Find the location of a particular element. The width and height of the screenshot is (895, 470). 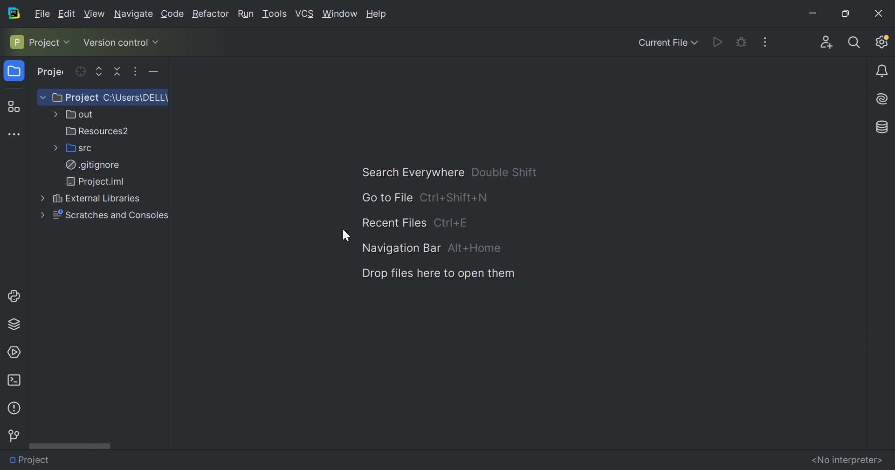

Window is located at coordinates (340, 14).